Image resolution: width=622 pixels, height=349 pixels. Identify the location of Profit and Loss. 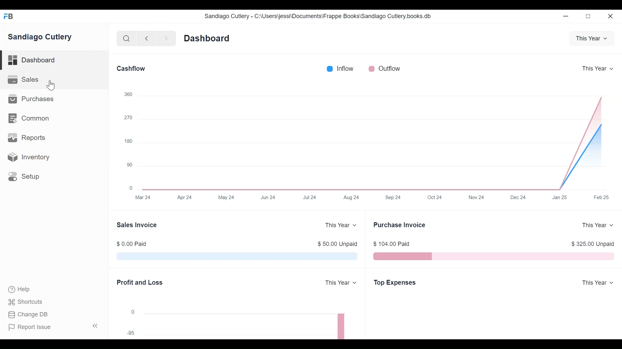
(141, 282).